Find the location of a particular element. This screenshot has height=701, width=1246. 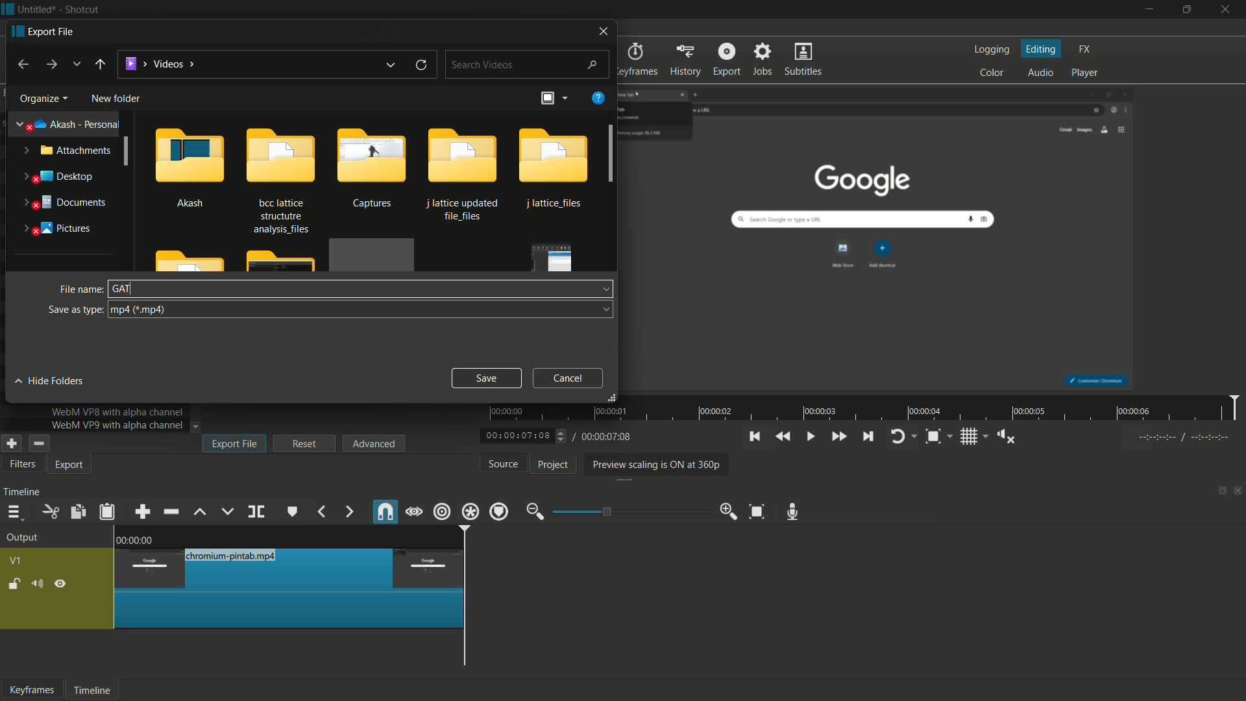

folder-2 is located at coordinates (279, 179).